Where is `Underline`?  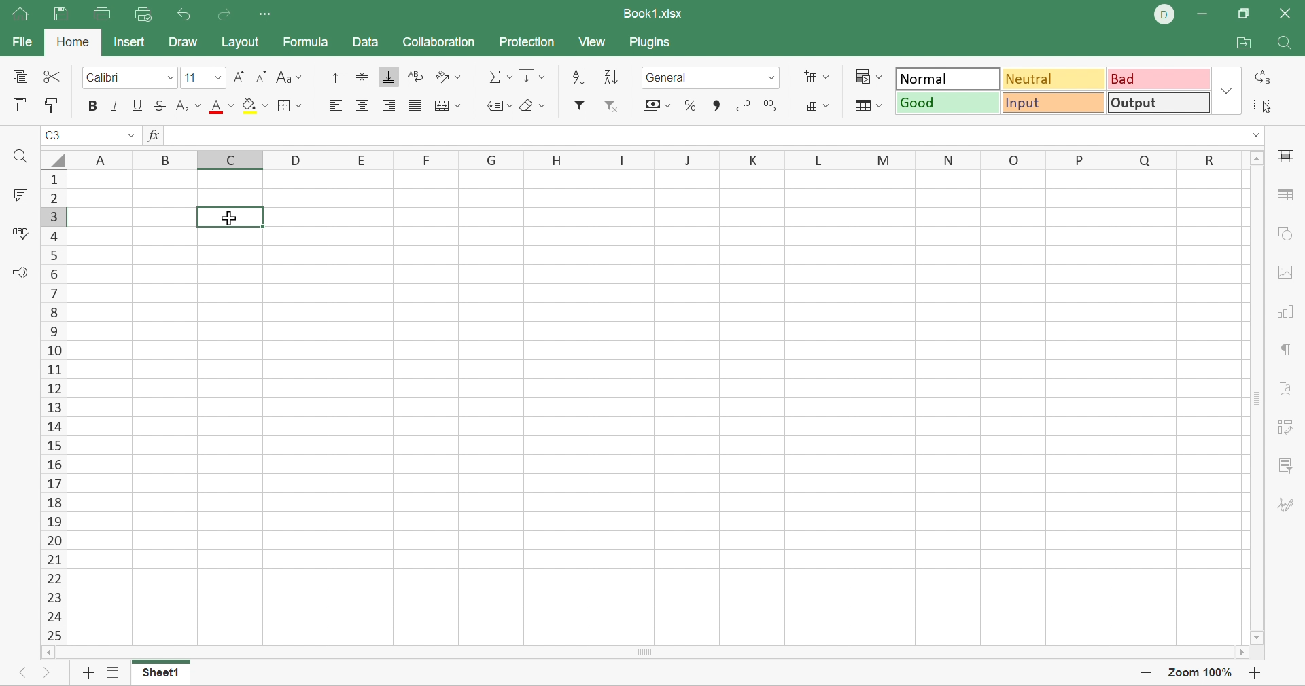
Underline is located at coordinates (139, 106).